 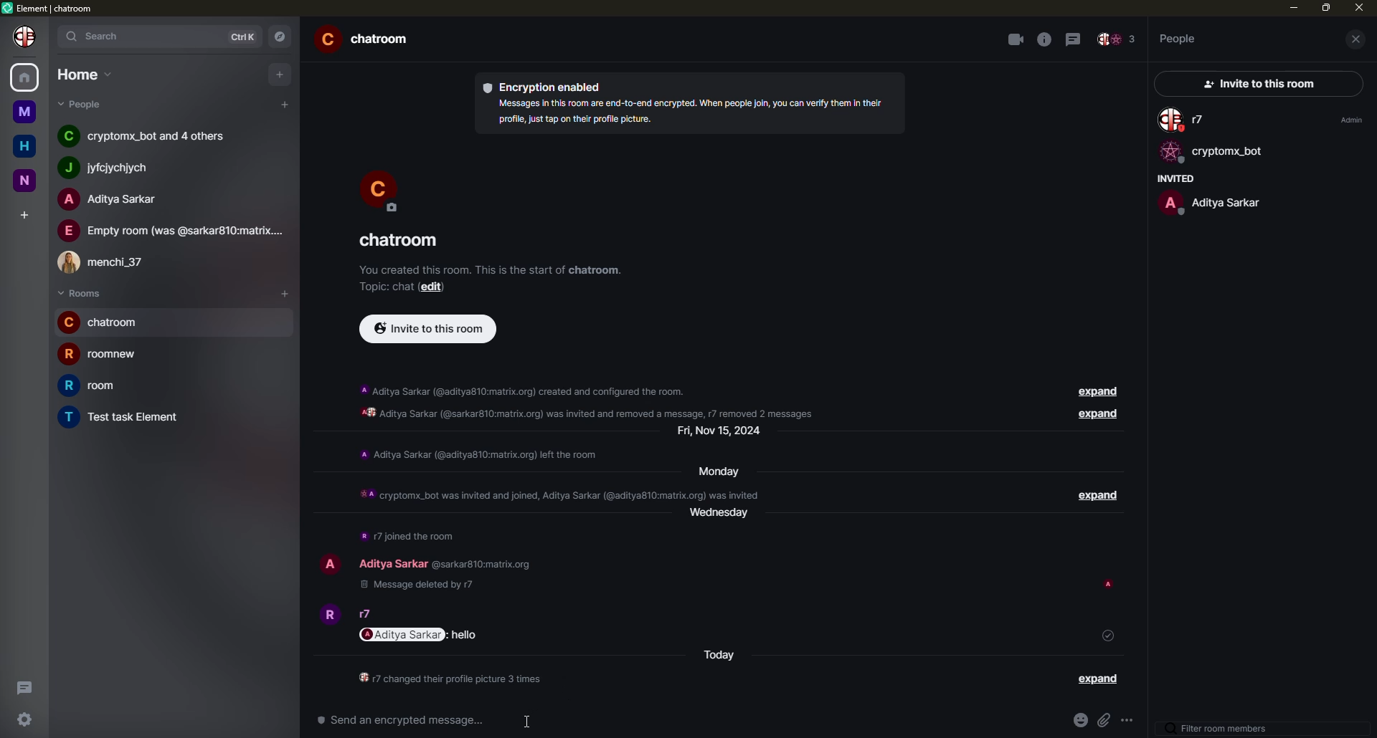 What do you see at coordinates (687, 111) in the screenshot?
I see `info` at bounding box center [687, 111].